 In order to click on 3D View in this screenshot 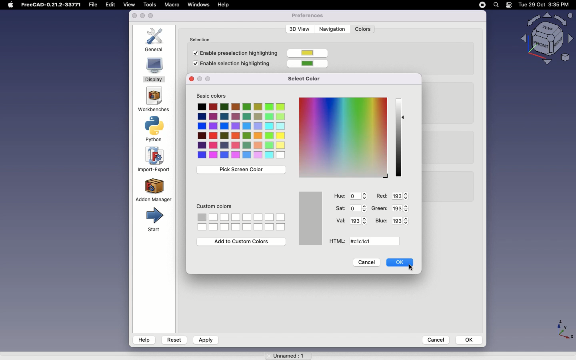, I will do `click(298, 29)`.